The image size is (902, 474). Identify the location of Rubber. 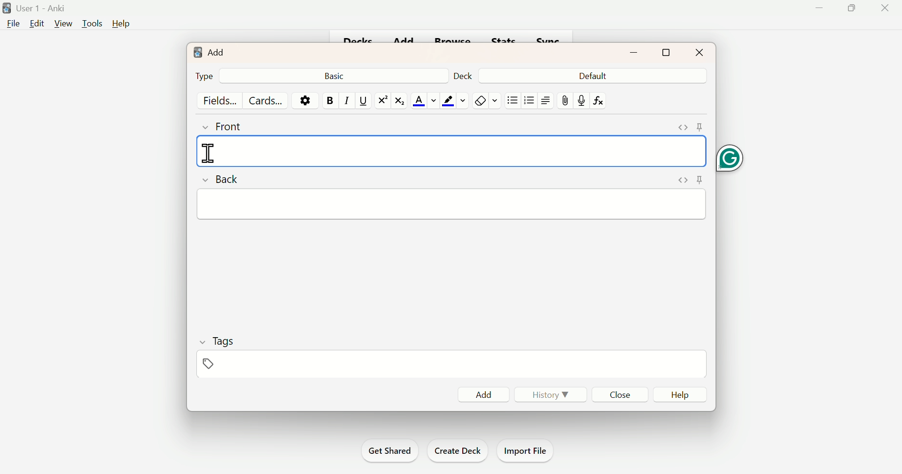
(487, 100).